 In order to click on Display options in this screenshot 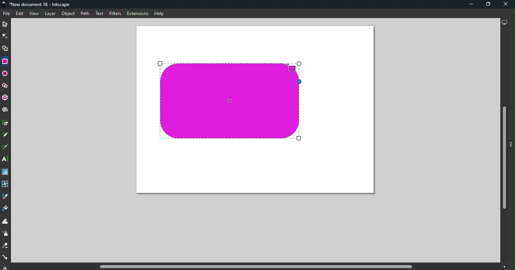, I will do `click(504, 21)`.